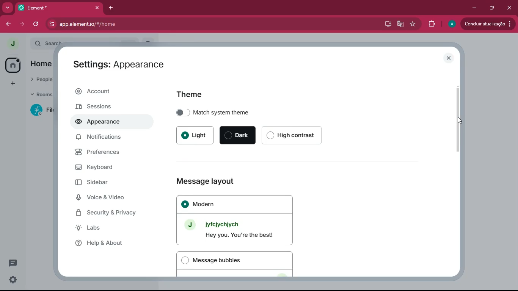 The height and width of the screenshot is (291, 518). What do you see at coordinates (235, 220) in the screenshot?
I see `modern` at bounding box center [235, 220].